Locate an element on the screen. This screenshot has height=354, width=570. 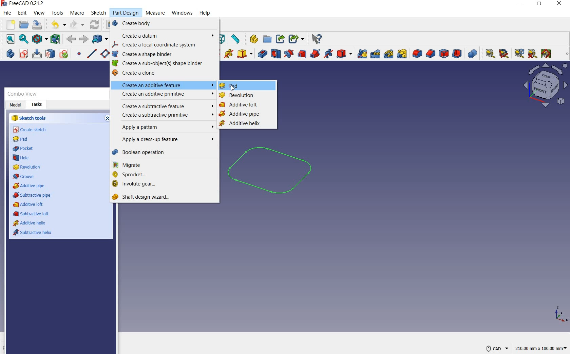
pad is located at coordinates (230, 86).